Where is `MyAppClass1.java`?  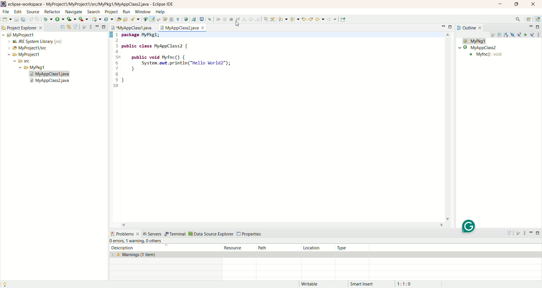
MyAppClass1.java is located at coordinates (50, 74).